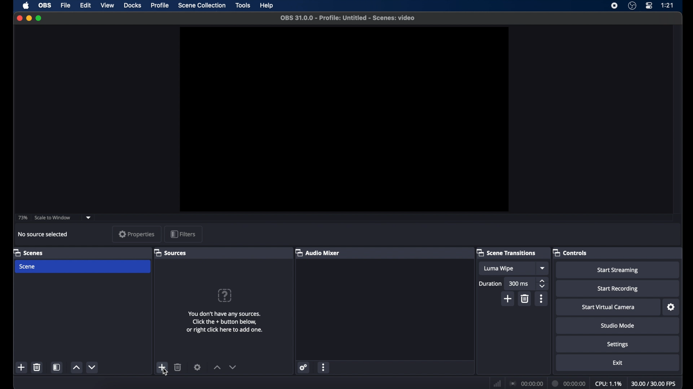 The height and width of the screenshot is (389, 693). What do you see at coordinates (197, 367) in the screenshot?
I see `settings` at bounding box center [197, 367].